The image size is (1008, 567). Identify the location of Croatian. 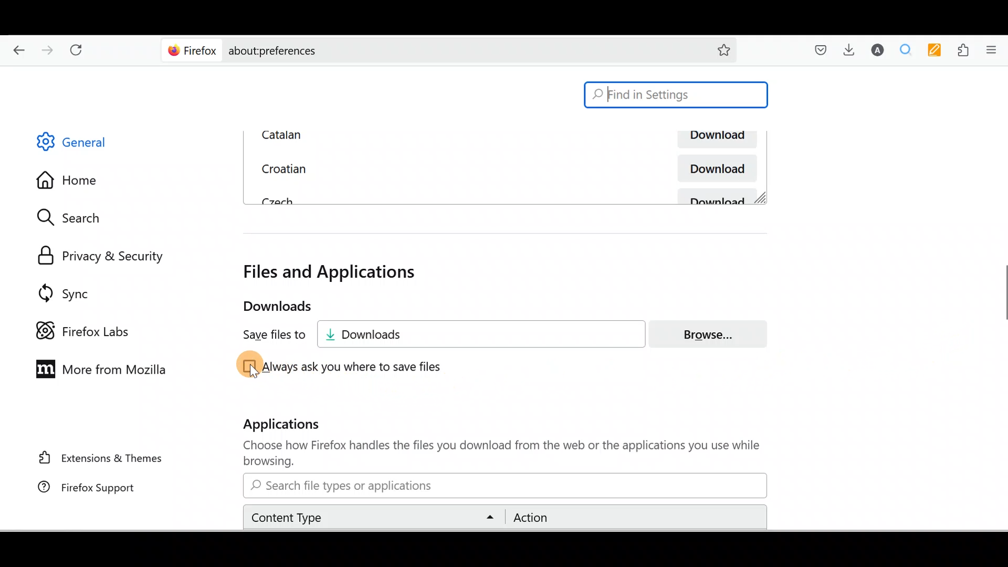
(281, 167).